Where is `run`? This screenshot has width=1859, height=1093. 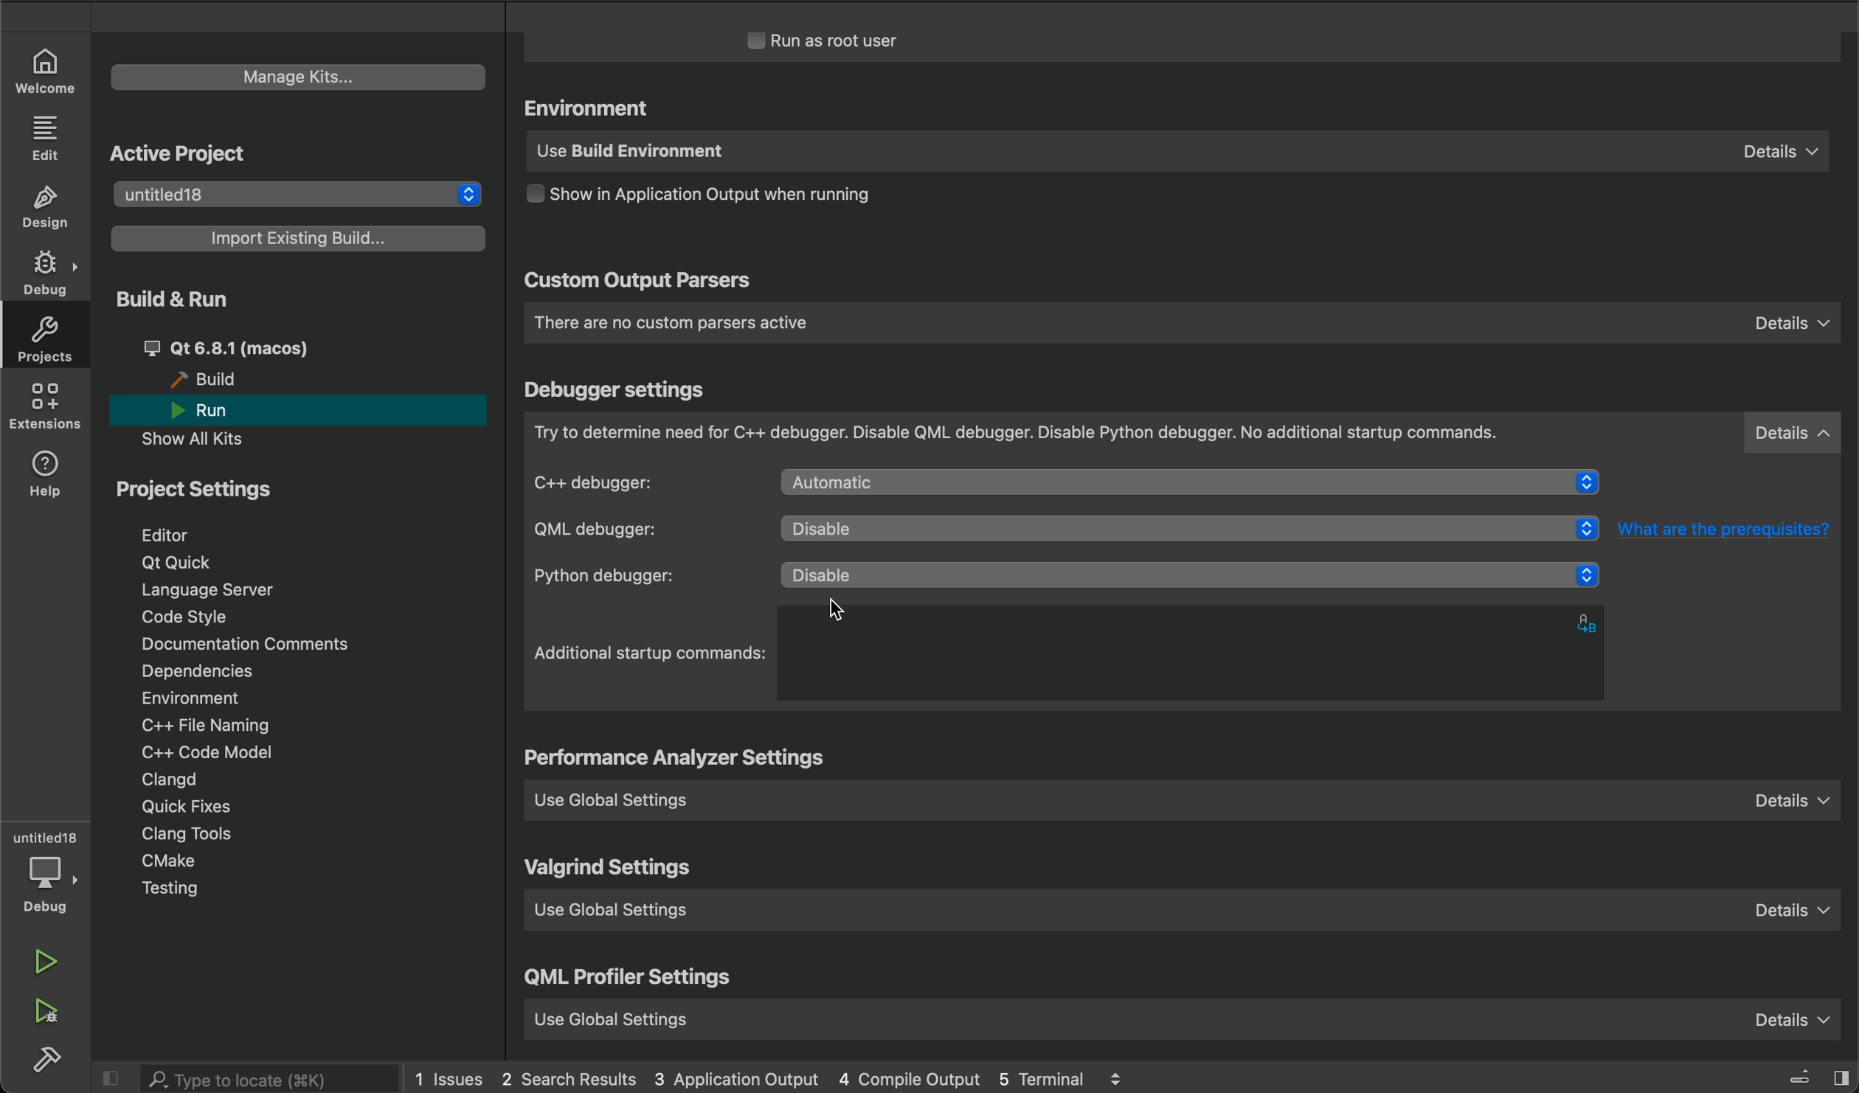
run is located at coordinates (215, 411).